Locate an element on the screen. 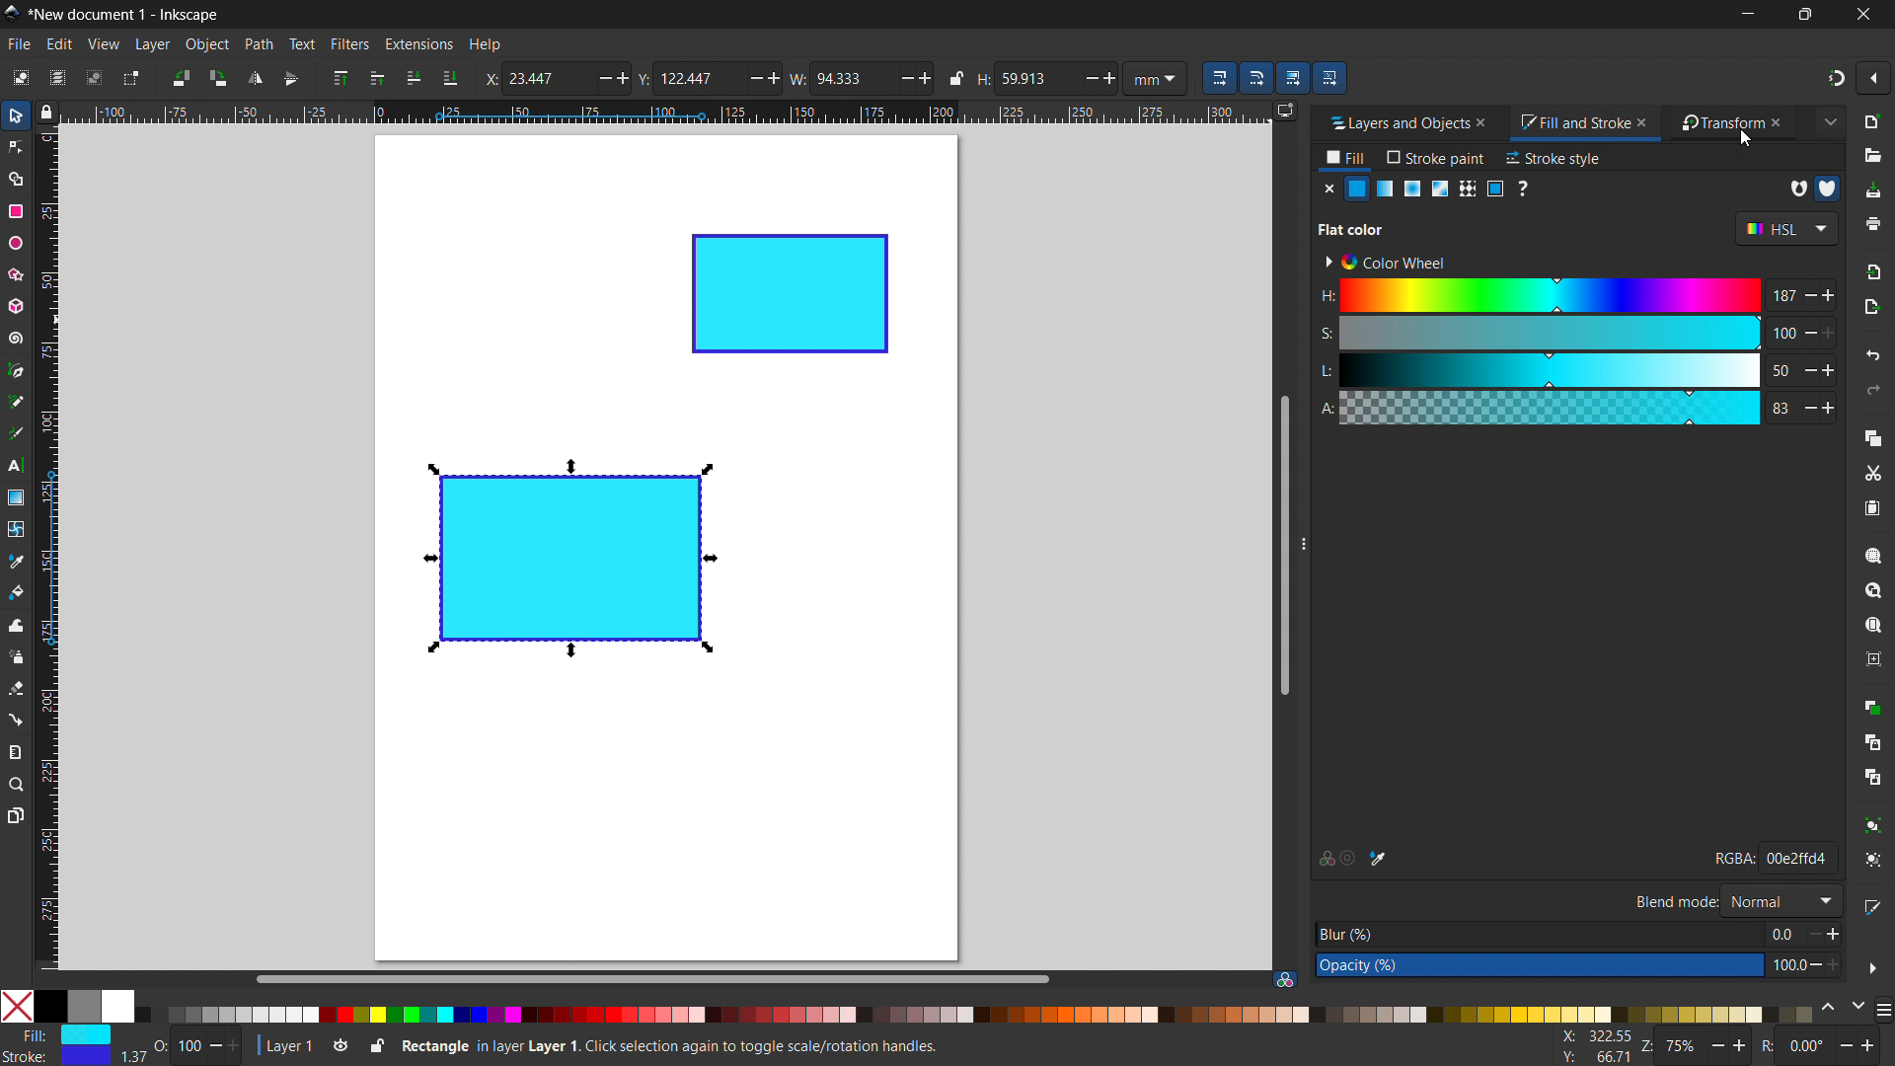 The width and height of the screenshot is (1895, 1066). snapping is located at coordinates (1837, 78).